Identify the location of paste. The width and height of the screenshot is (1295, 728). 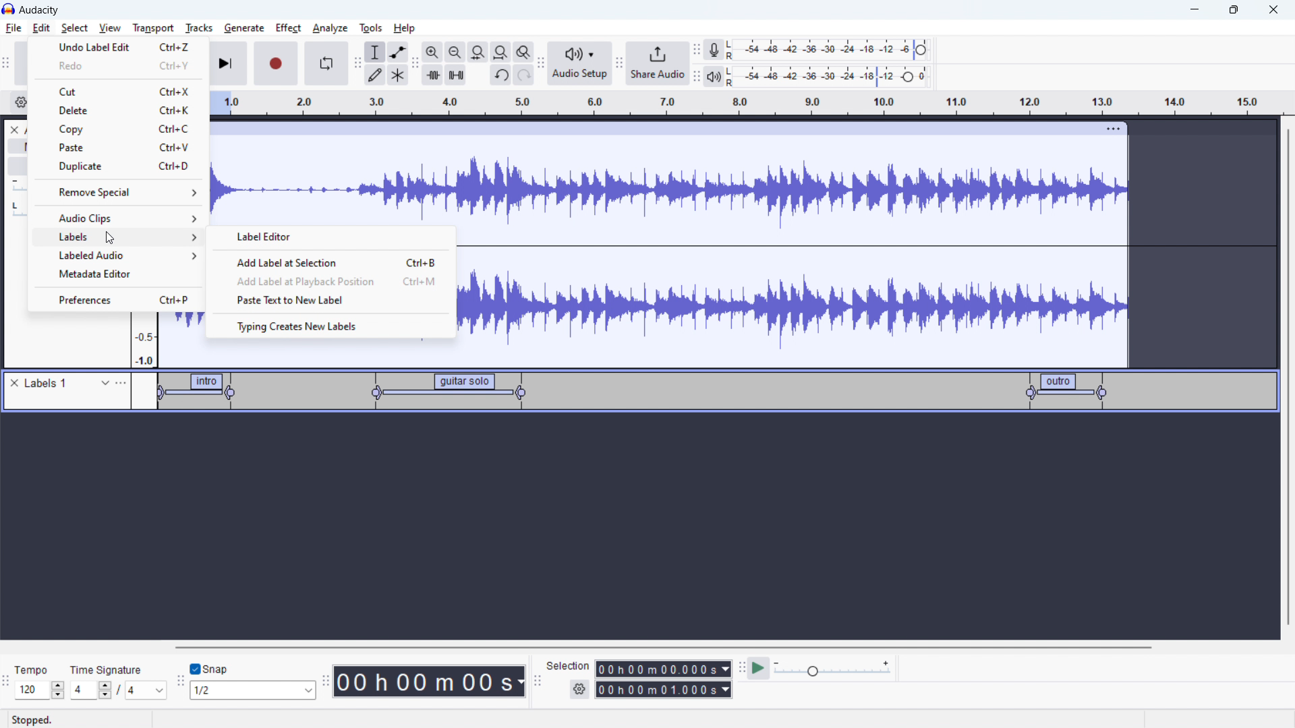
(119, 148).